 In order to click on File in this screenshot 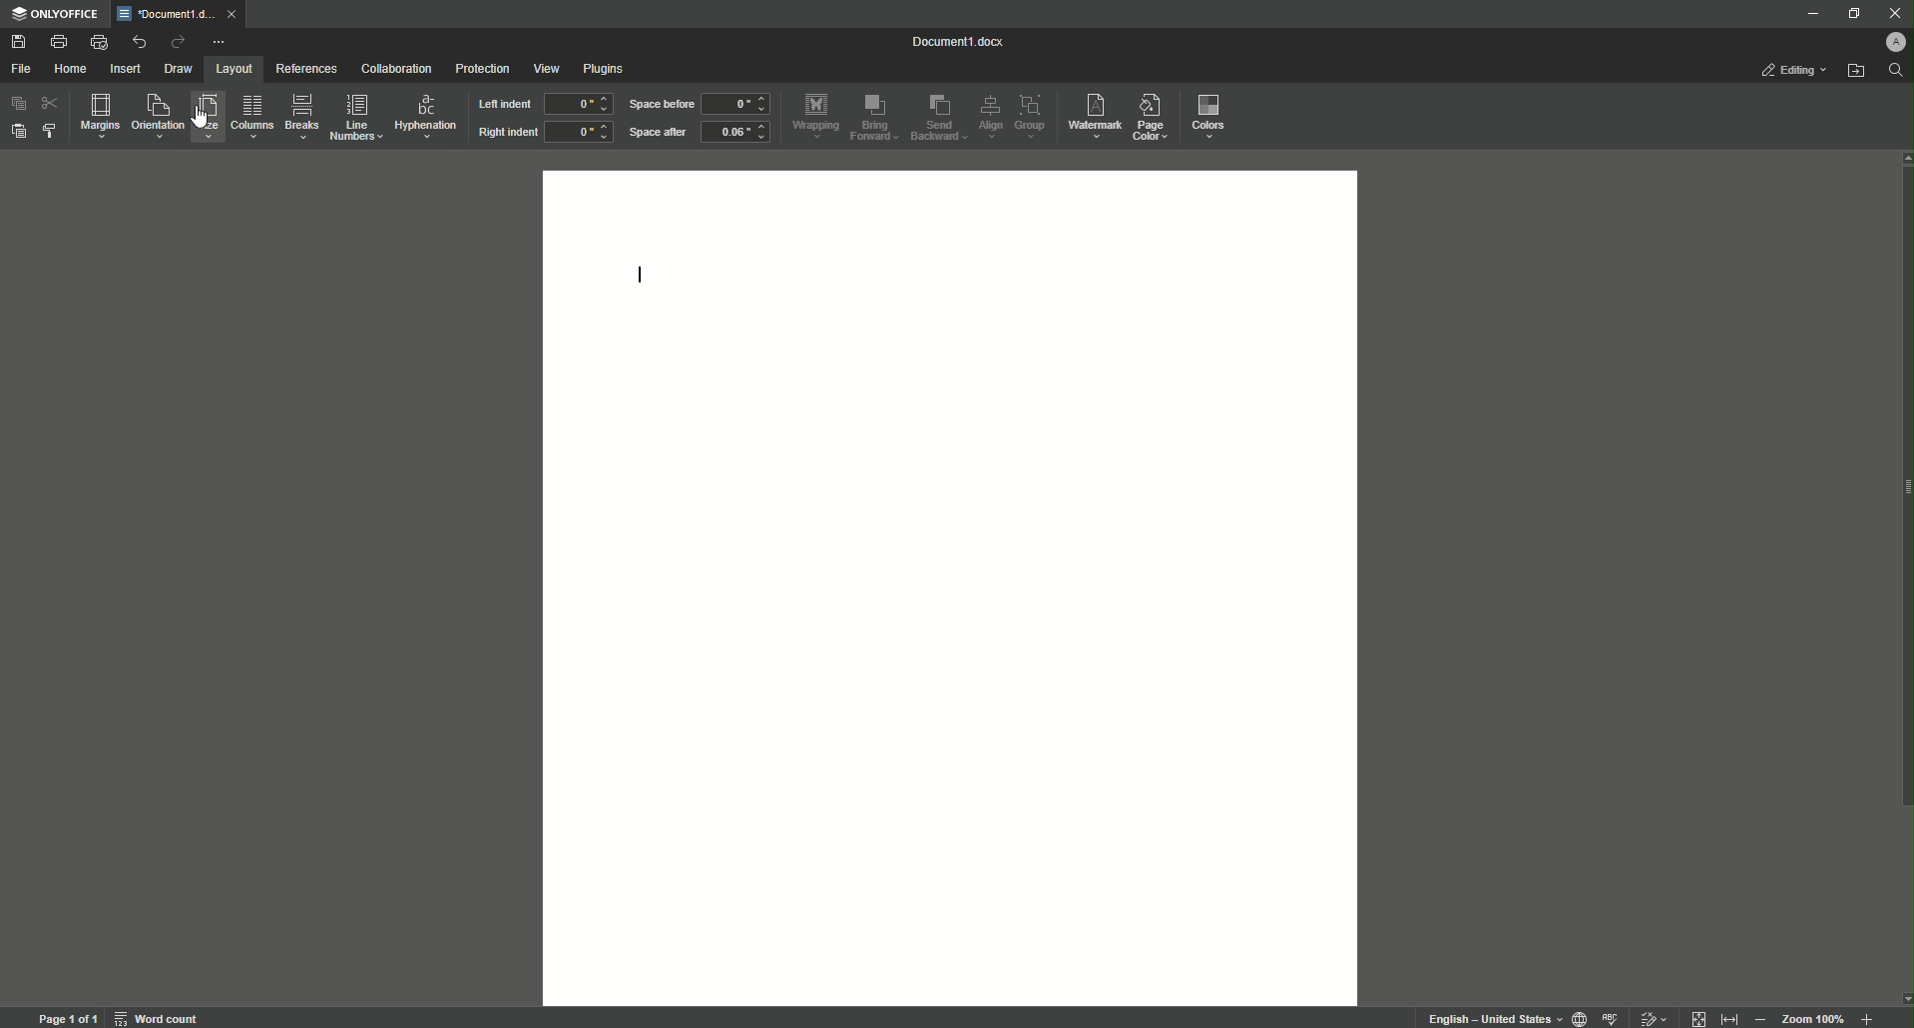, I will do `click(22, 68)`.